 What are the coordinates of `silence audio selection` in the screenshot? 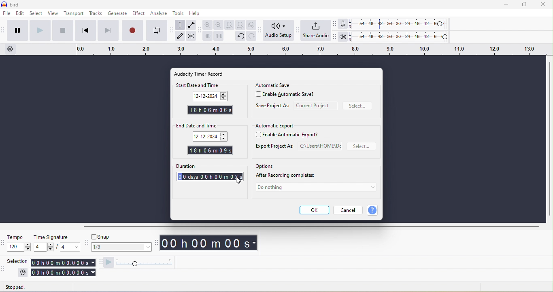 It's located at (218, 36).